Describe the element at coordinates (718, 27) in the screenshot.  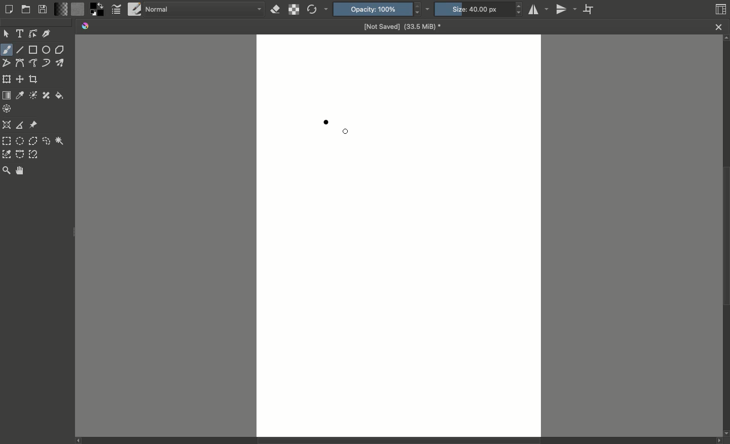
I see `Close` at that location.